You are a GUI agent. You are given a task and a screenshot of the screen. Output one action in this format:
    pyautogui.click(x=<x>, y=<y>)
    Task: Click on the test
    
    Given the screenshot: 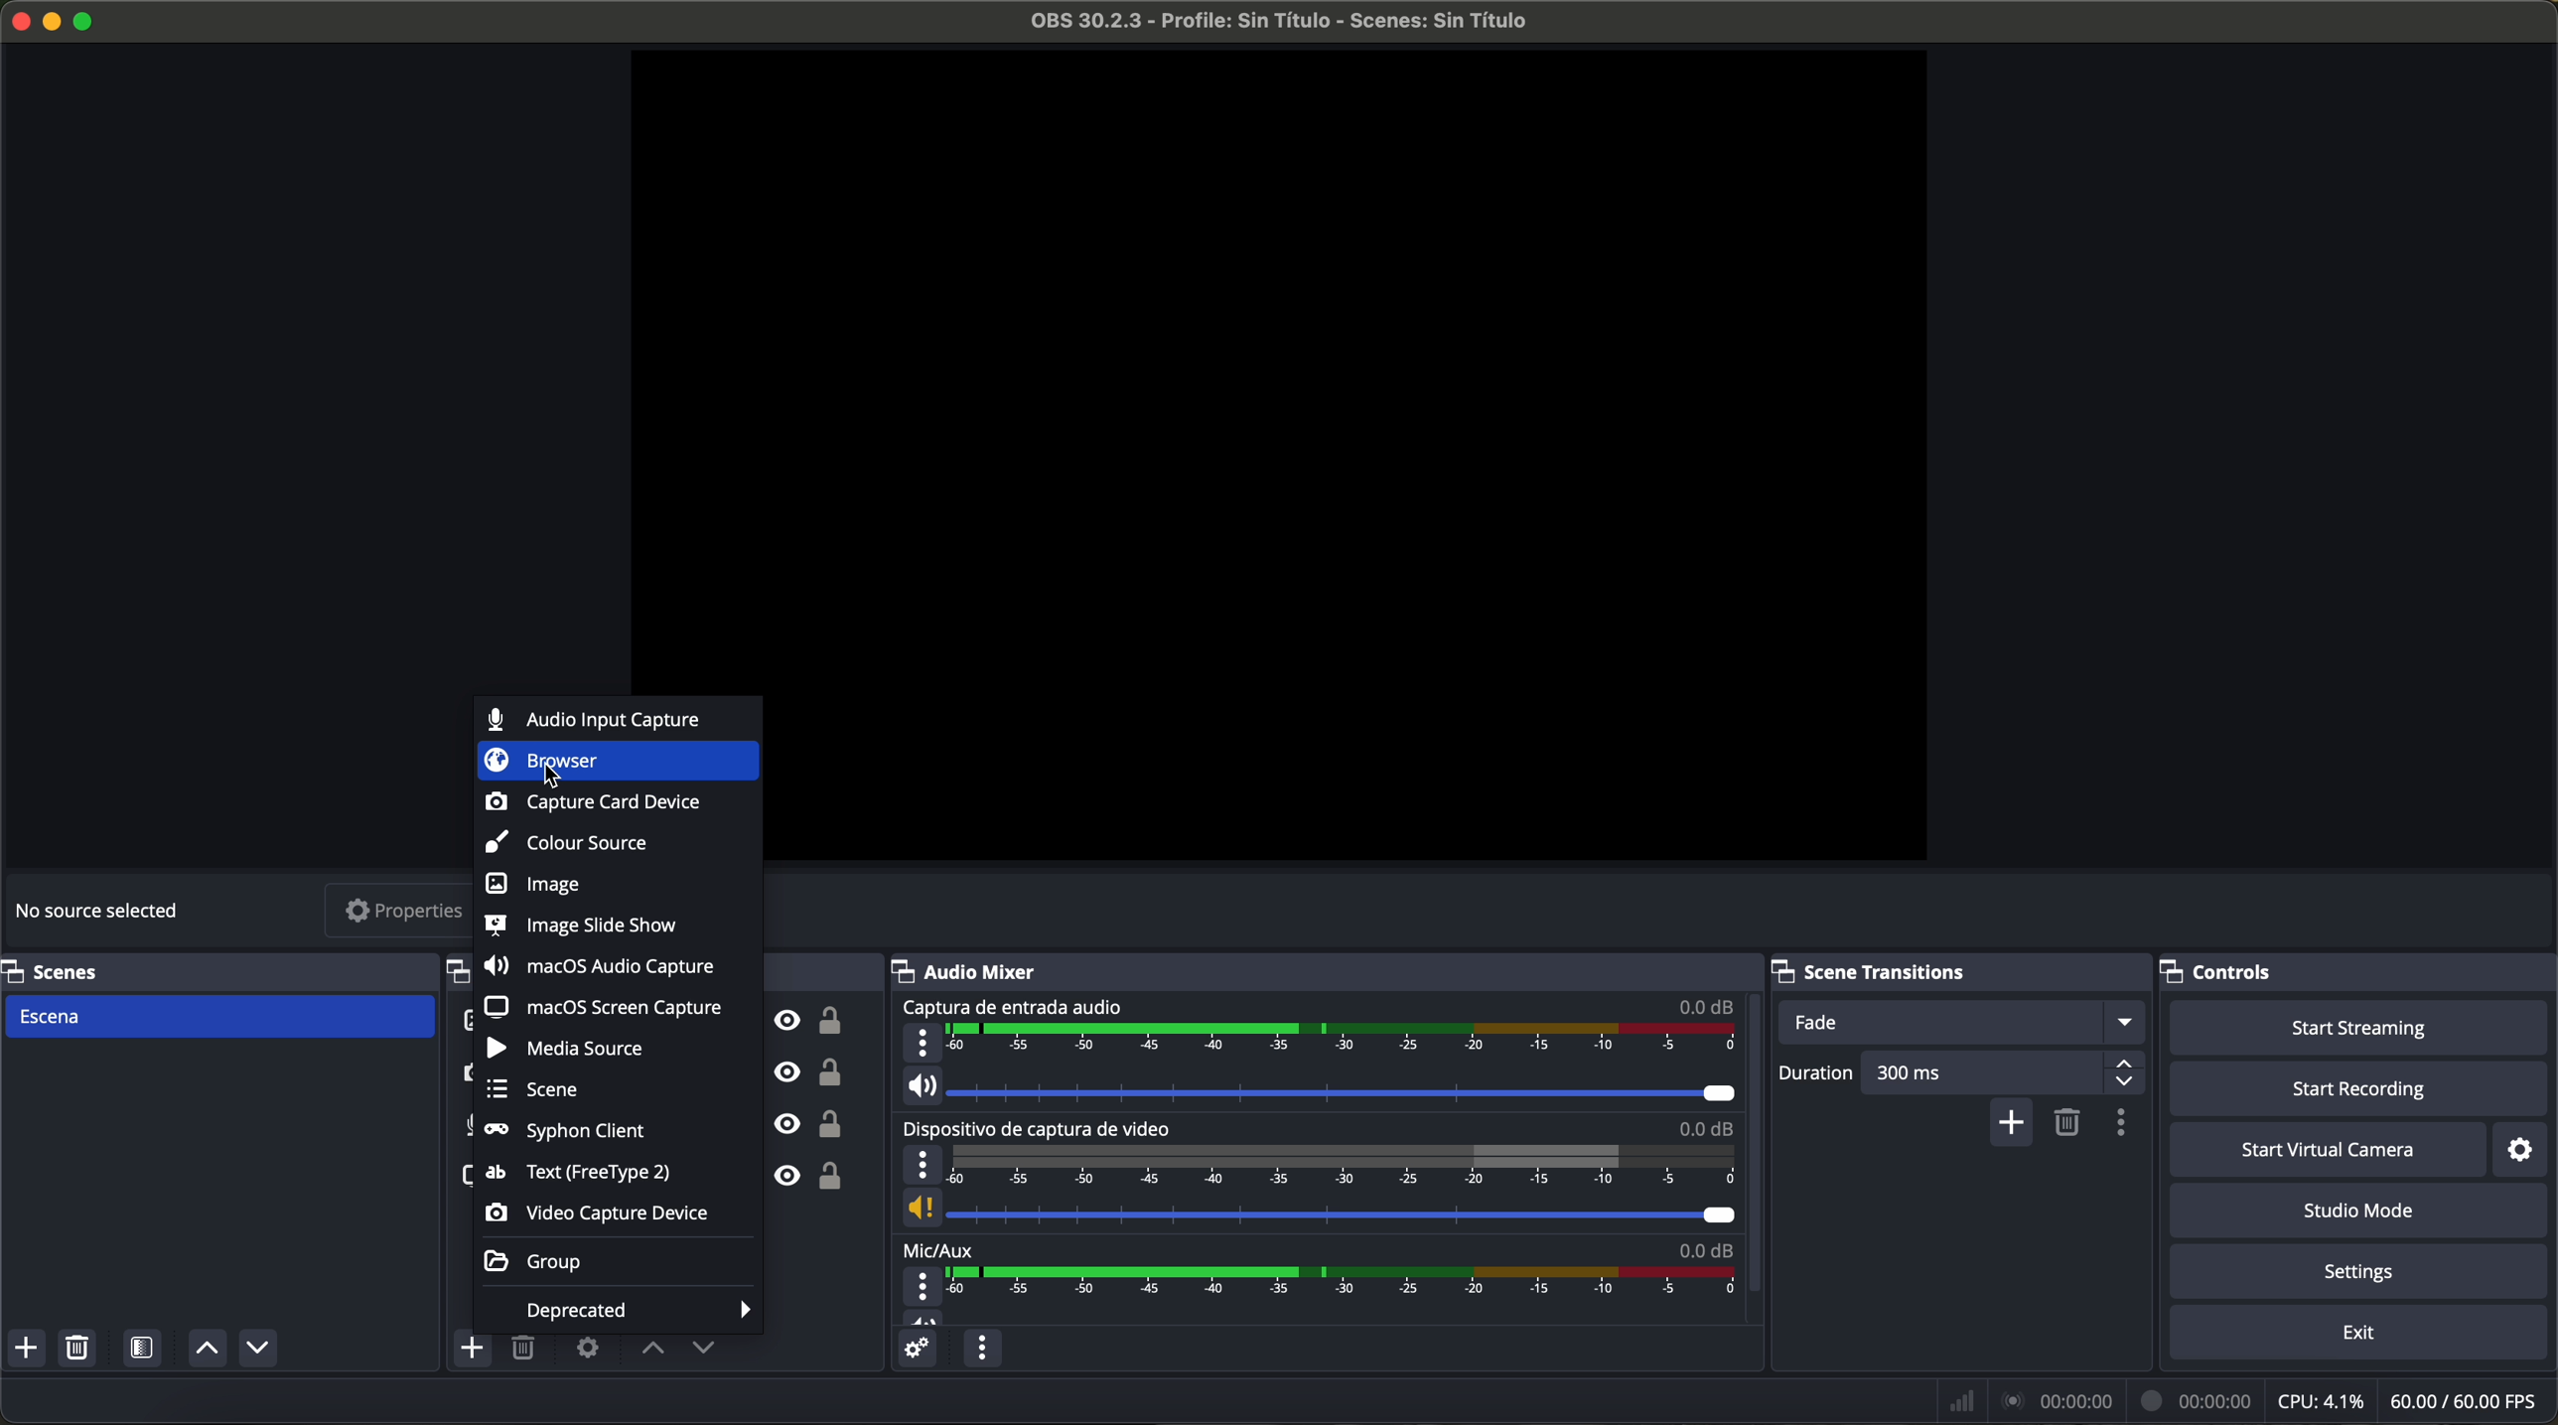 What is the action you would take?
    pyautogui.click(x=478, y=1021)
    